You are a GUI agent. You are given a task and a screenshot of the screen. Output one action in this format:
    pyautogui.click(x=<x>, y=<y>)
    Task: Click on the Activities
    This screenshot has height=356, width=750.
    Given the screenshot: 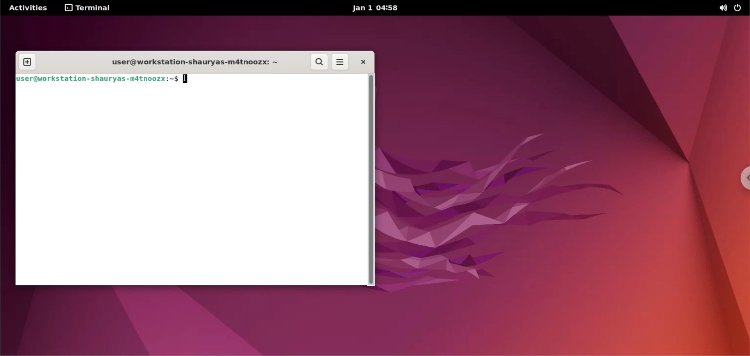 What is the action you would take?
    pyautogui.click(x=30, y=8)
    